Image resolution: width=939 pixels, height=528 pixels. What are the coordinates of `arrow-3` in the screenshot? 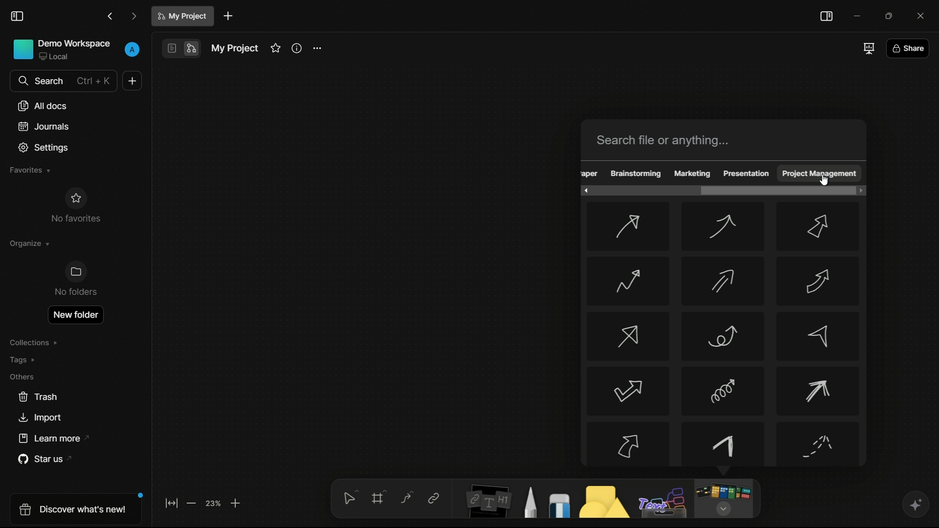 It's located at (820, 227).